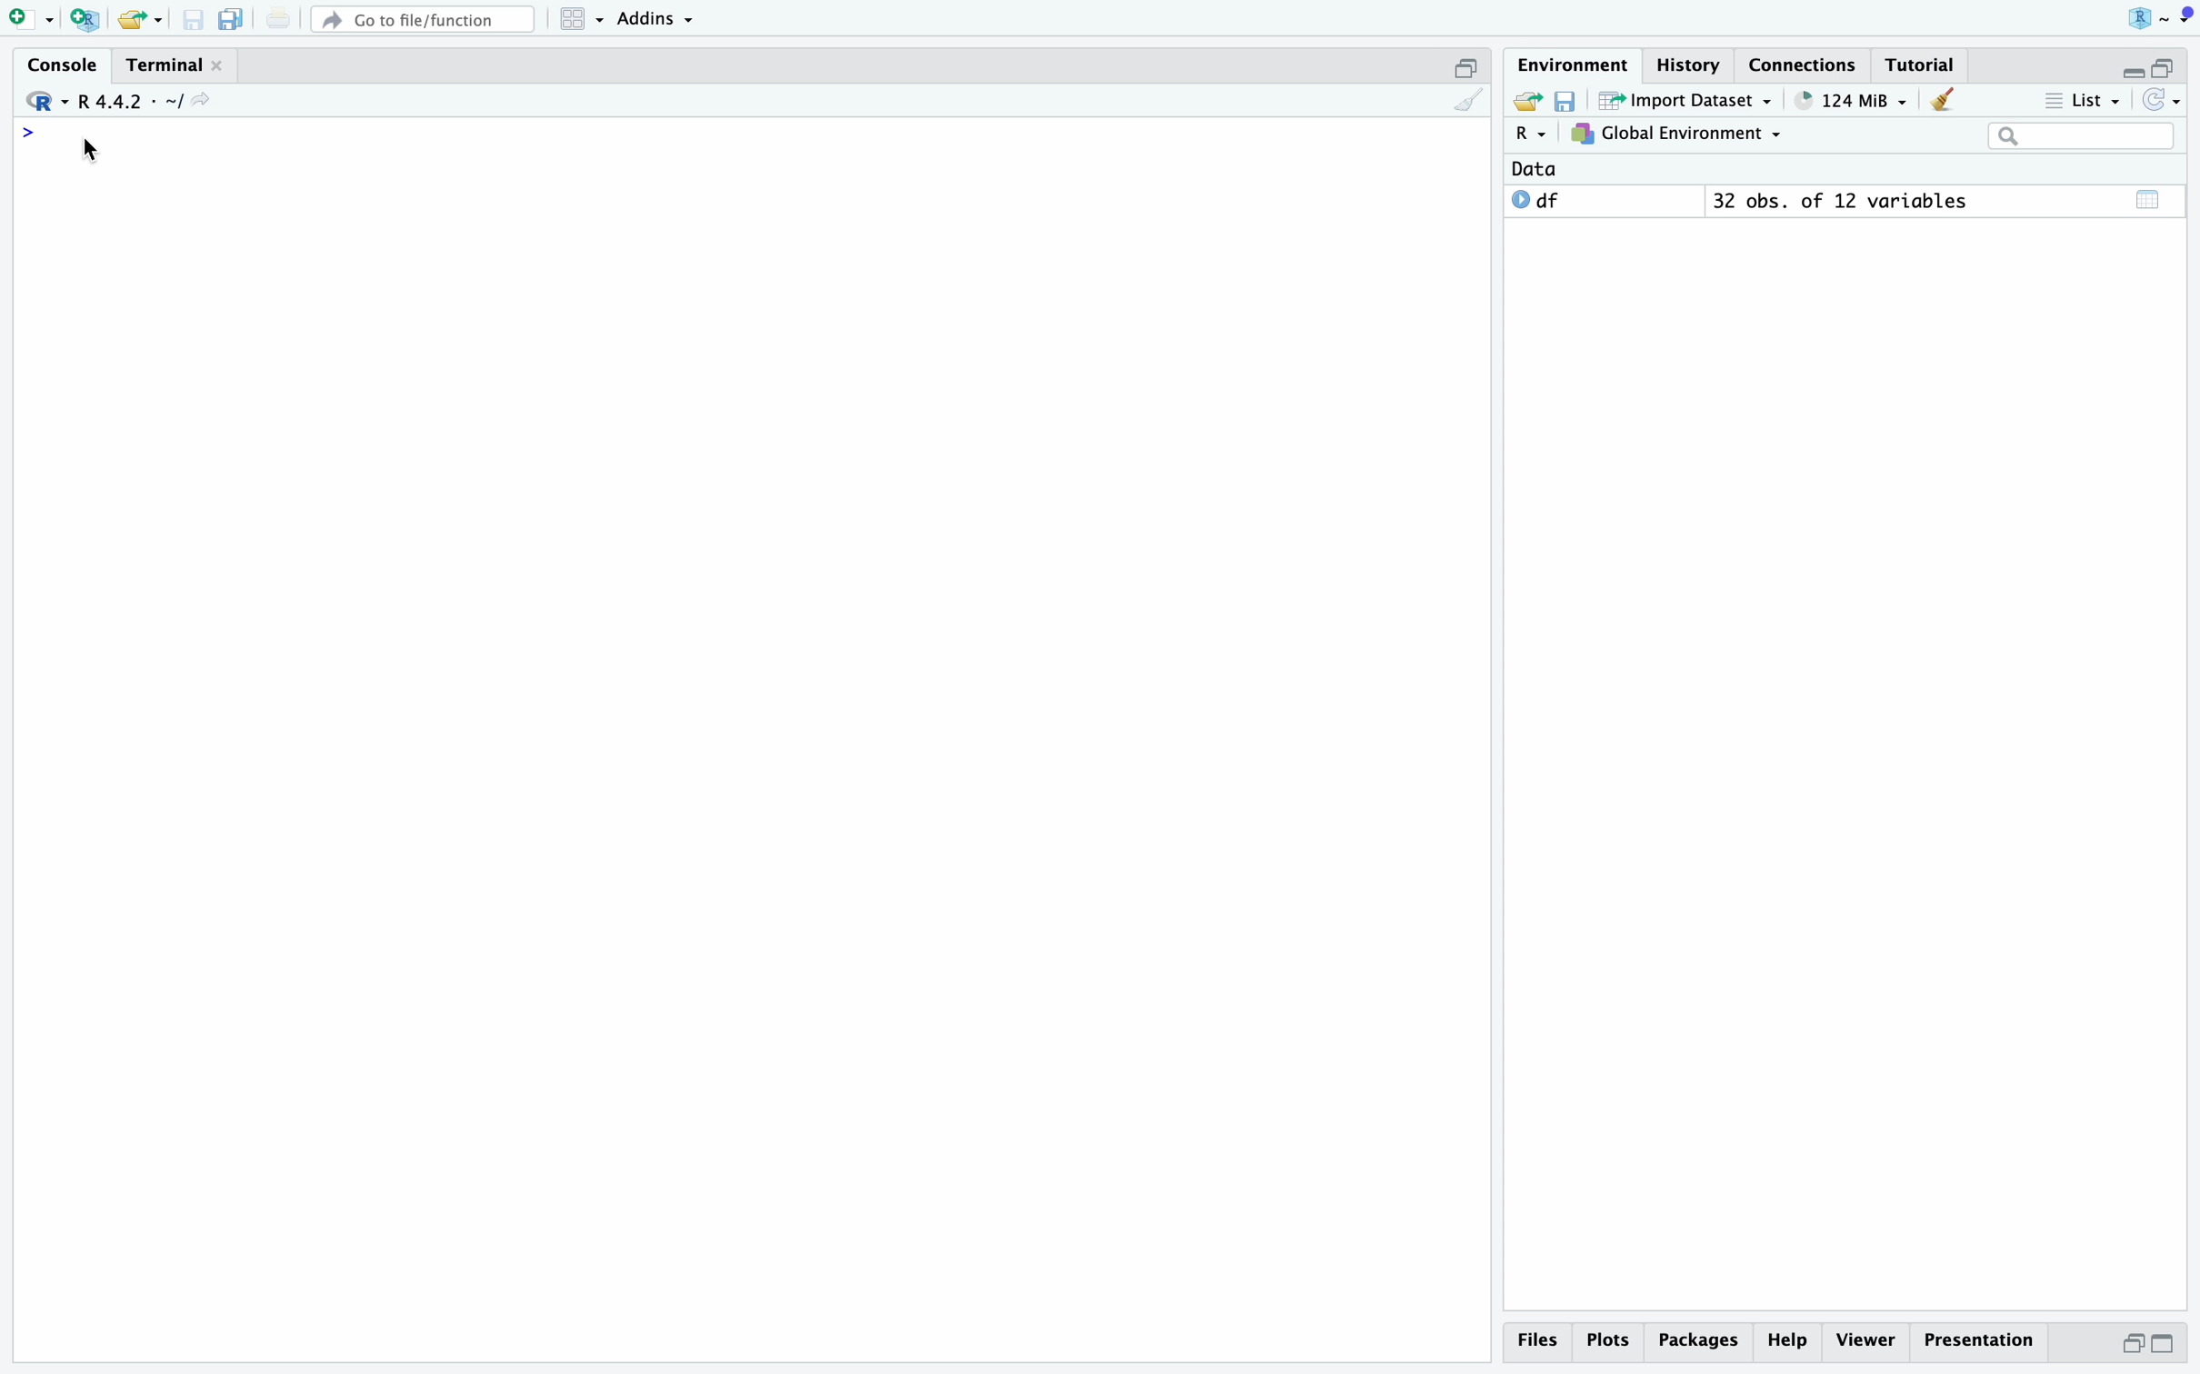 The width and height of the screenshot is (2200, 1374). I want to click on help, so click(1789, 1341).